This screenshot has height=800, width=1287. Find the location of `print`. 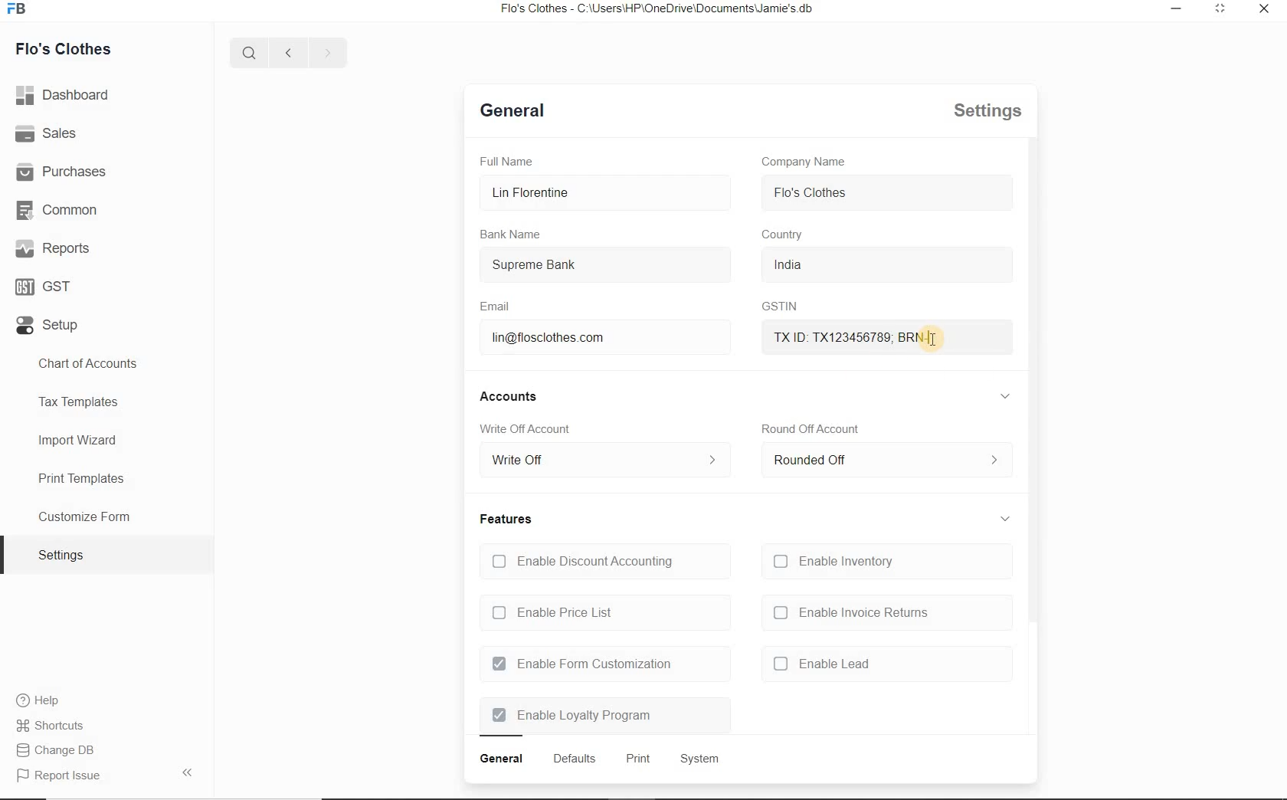

print is located at coordinates (637, 760).